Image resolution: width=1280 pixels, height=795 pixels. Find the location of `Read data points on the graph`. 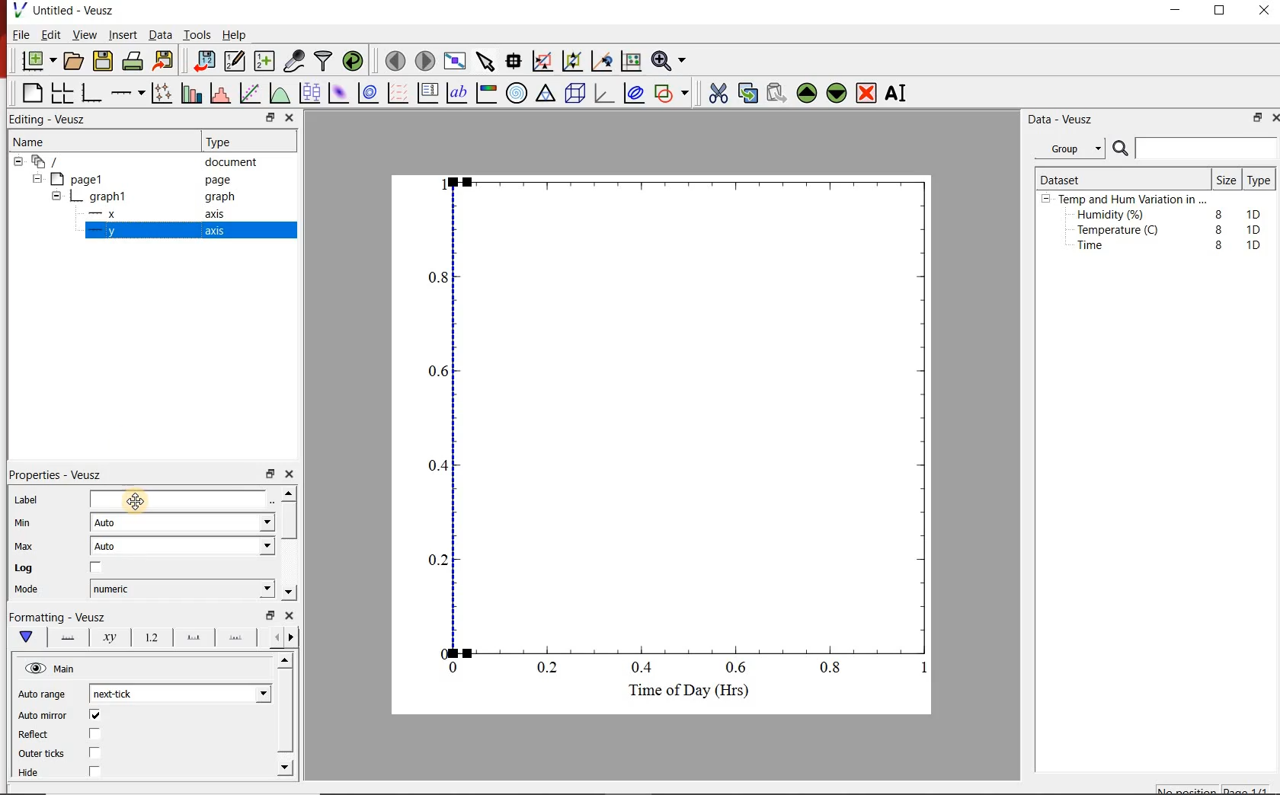

Read data points on the graph is located at coordinates (515, 62).